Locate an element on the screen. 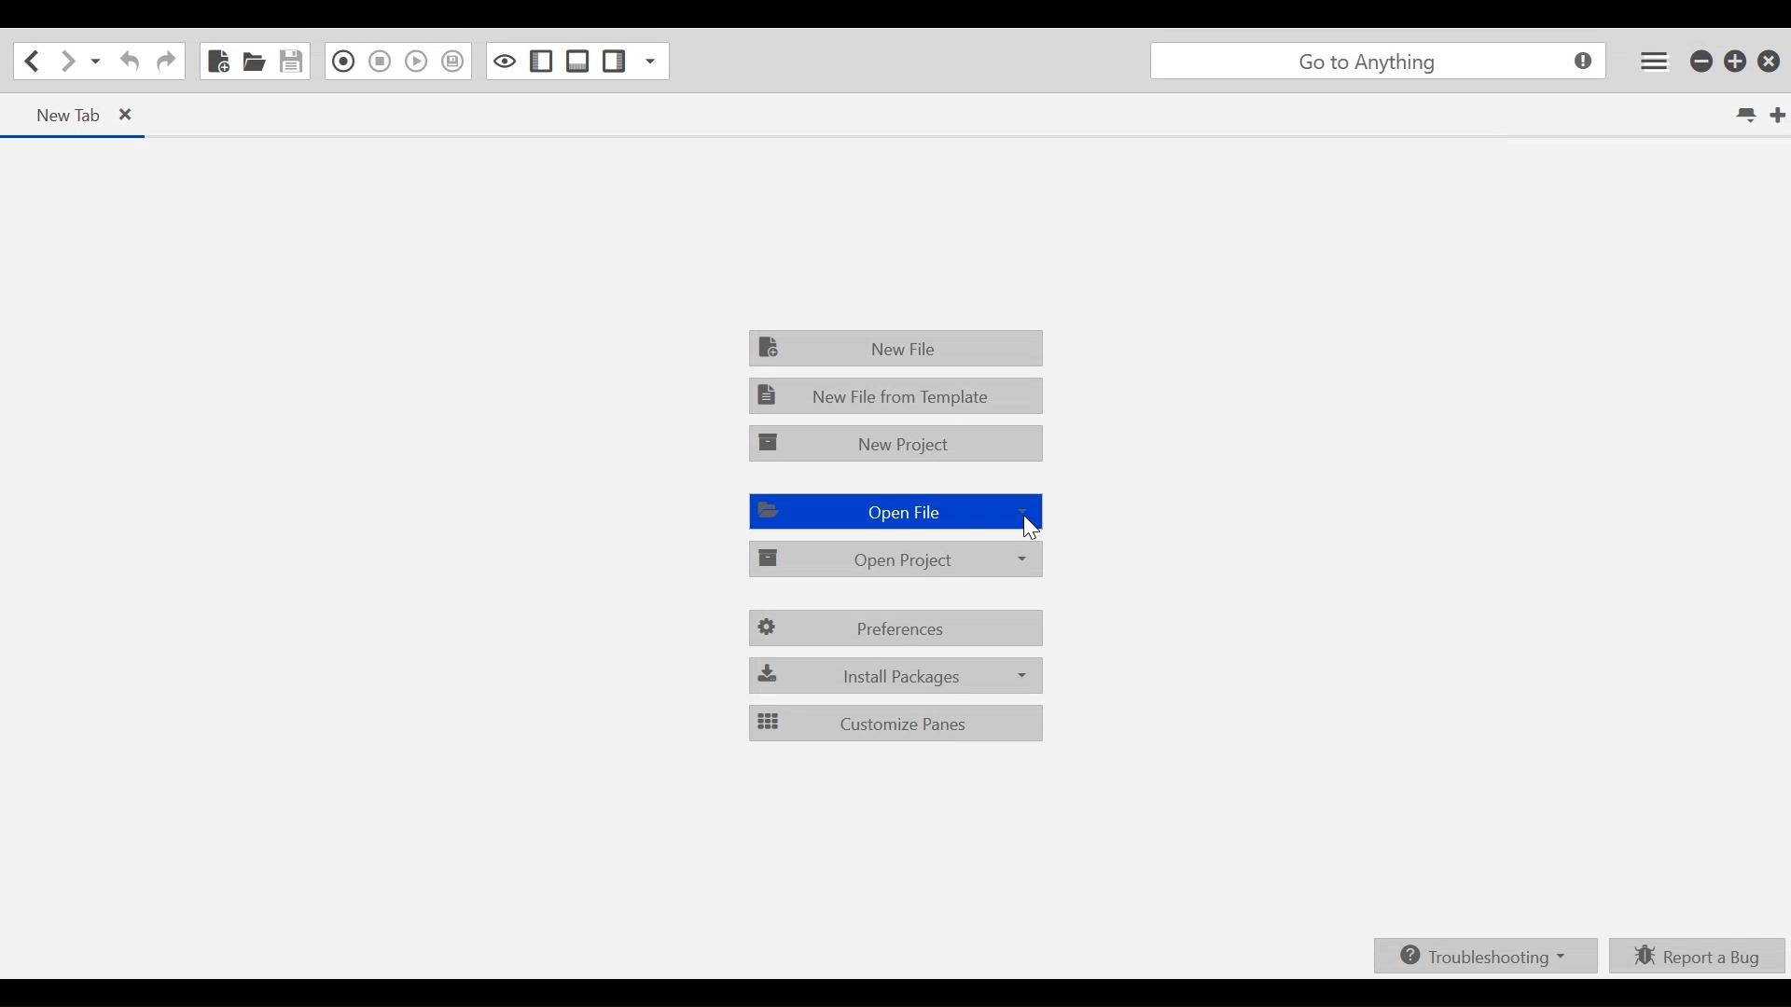 The height and width of the screenshot is (1007, 1791). Report a bug is located at coordinates (1698, 956).